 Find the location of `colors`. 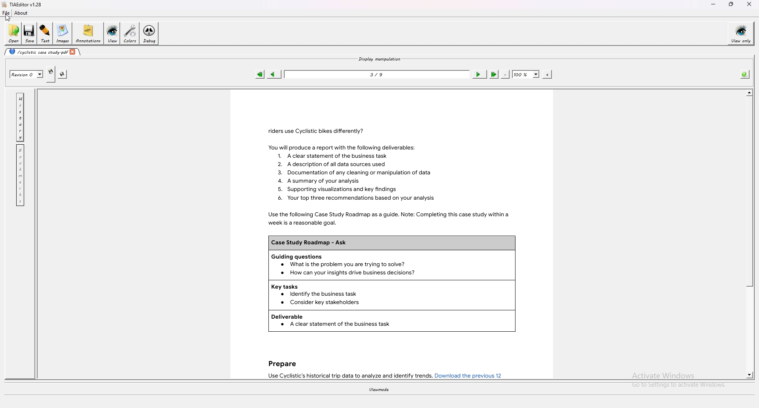

colors is located at coordinates (129, 34).